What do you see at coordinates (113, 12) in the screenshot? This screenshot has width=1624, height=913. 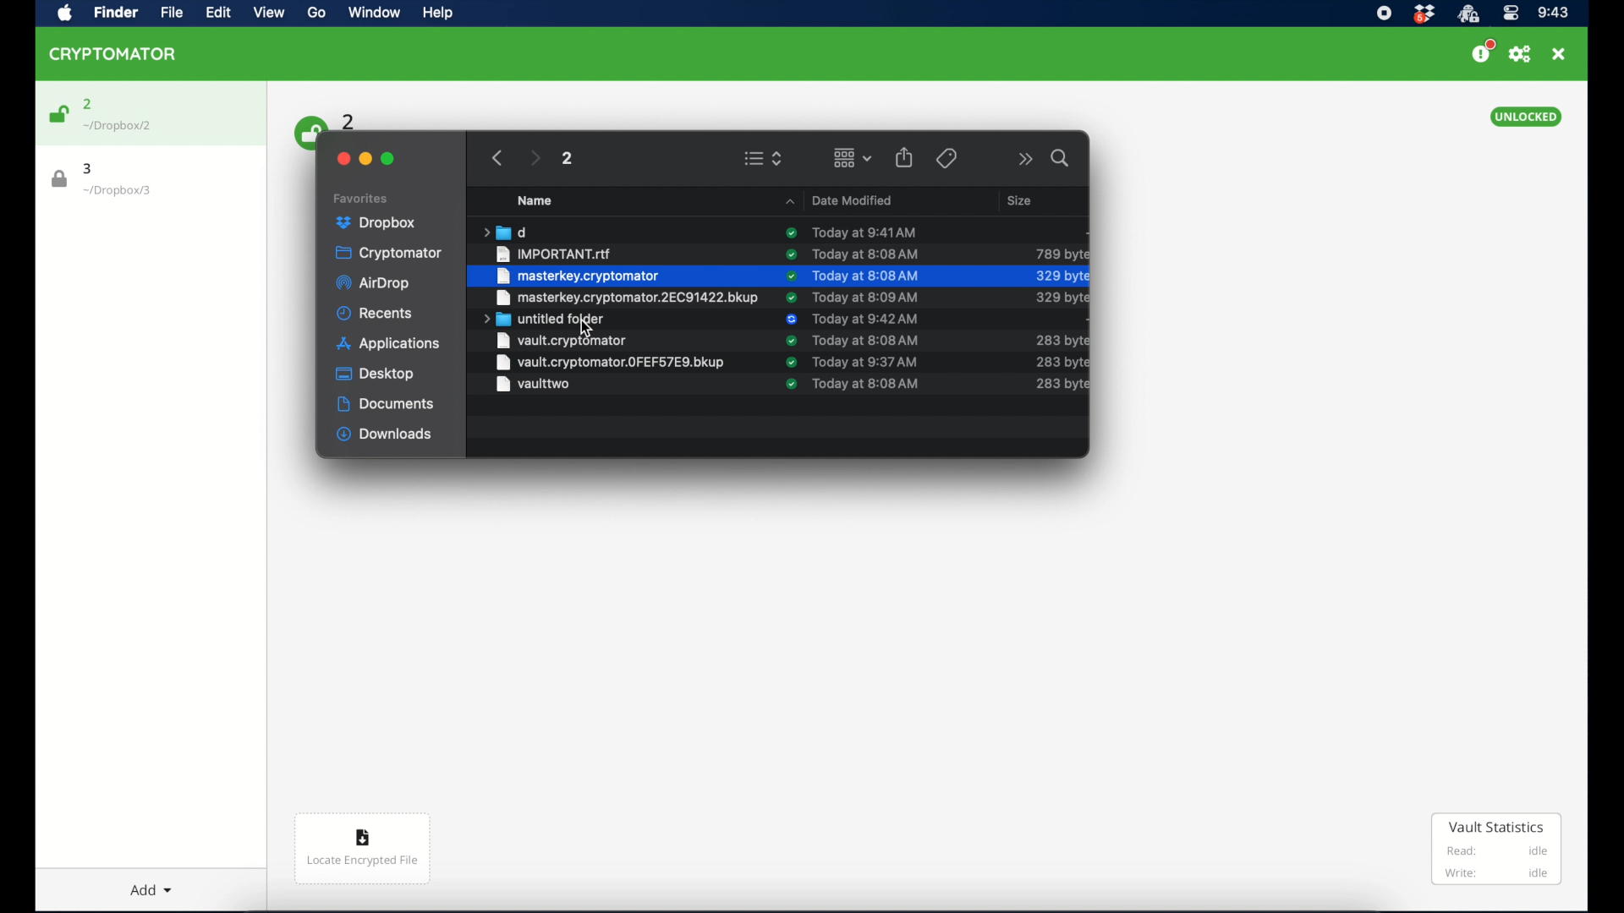 I see `finder` at bounding box center [113, 12].